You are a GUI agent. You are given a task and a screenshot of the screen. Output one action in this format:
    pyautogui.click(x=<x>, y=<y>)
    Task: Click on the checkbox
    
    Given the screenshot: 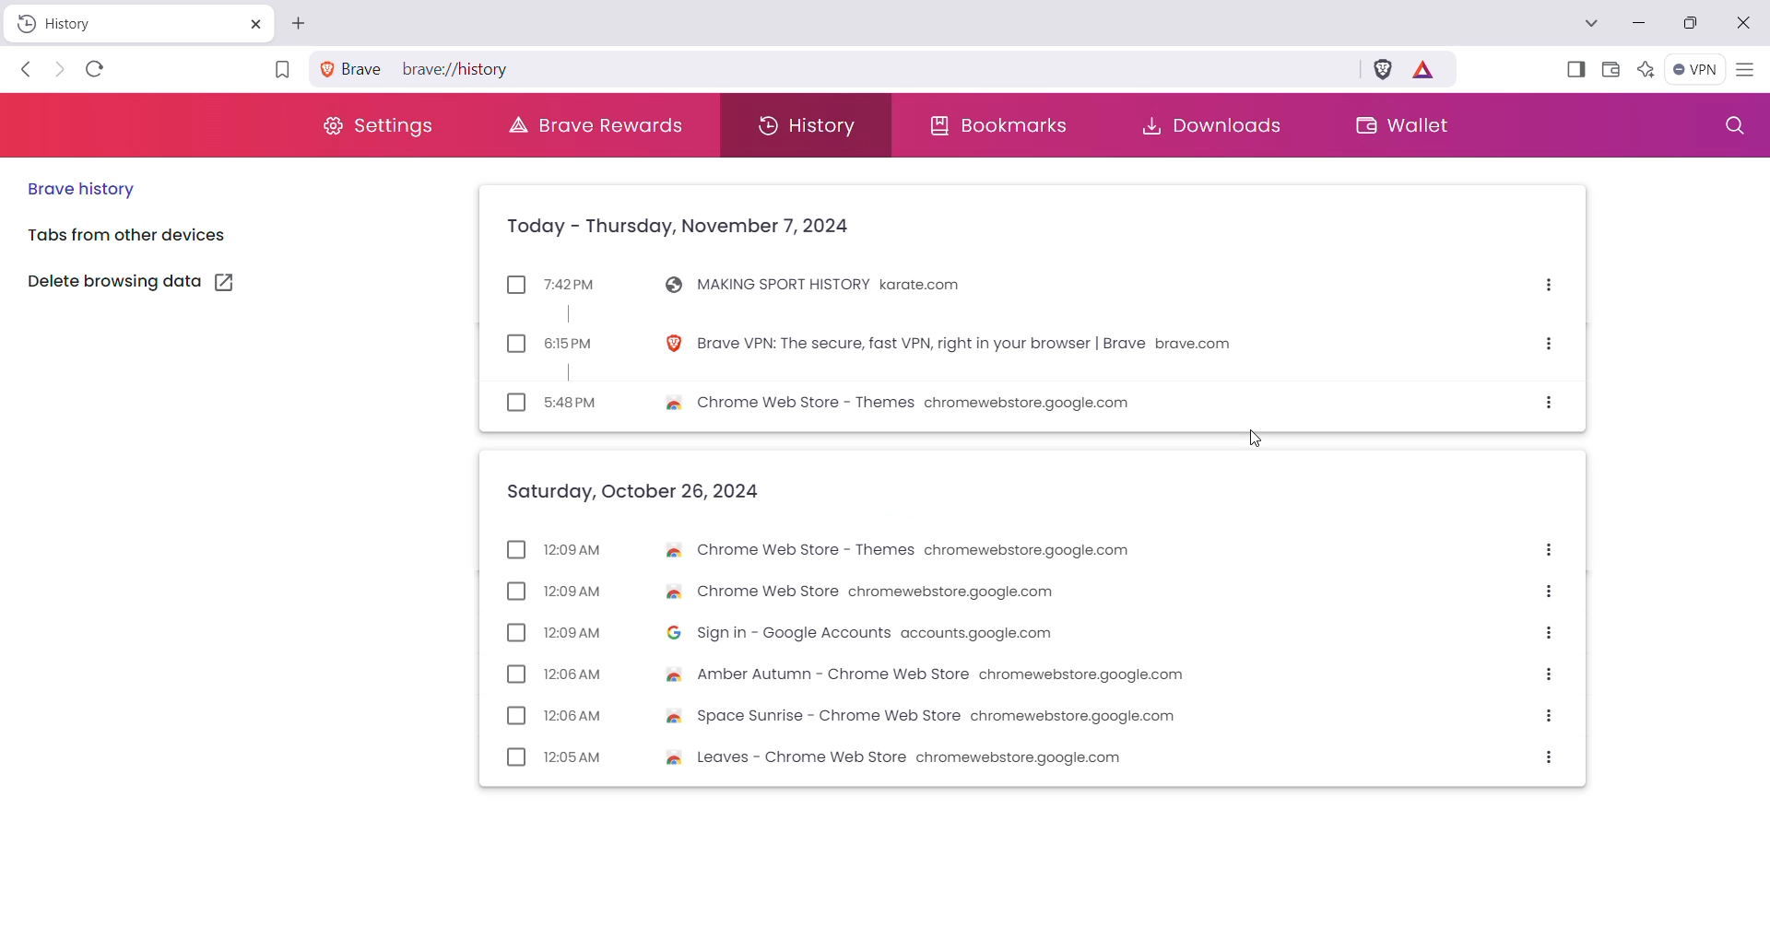 What is the action you would take?
    pyautogui.click(x=515, y=285)
    